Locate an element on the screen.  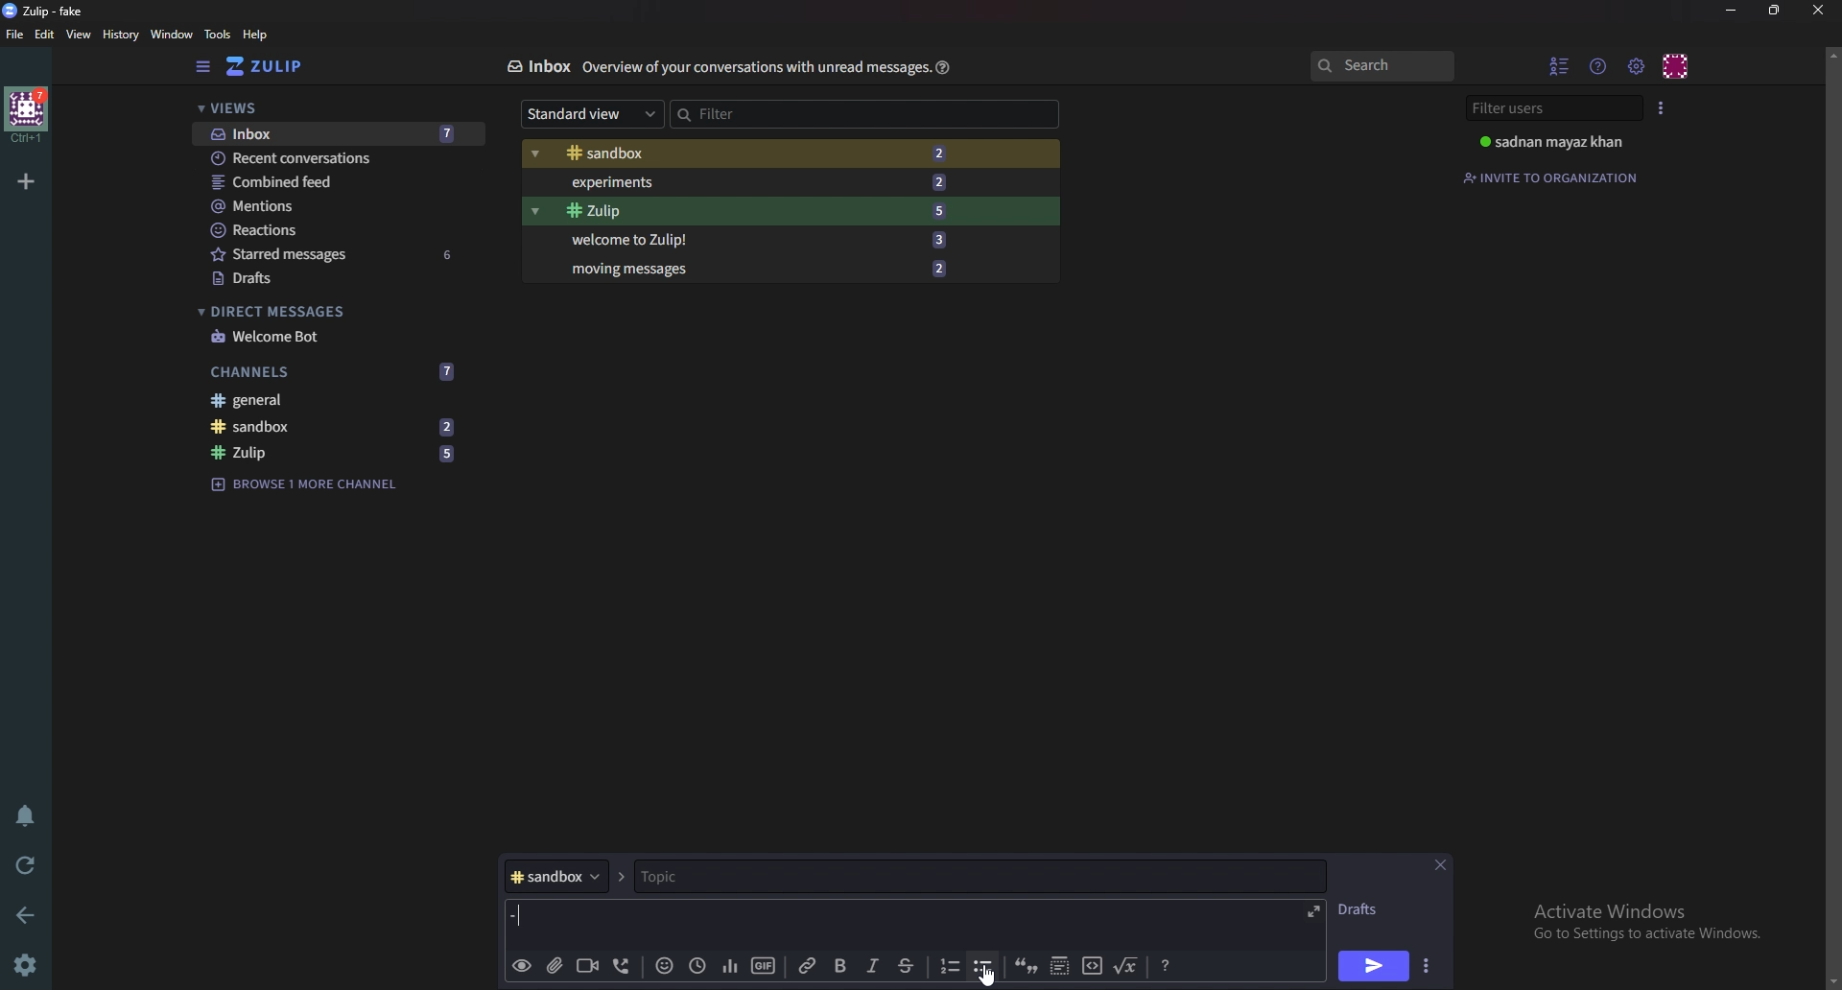
Channel is located at coordinates (555, 876).